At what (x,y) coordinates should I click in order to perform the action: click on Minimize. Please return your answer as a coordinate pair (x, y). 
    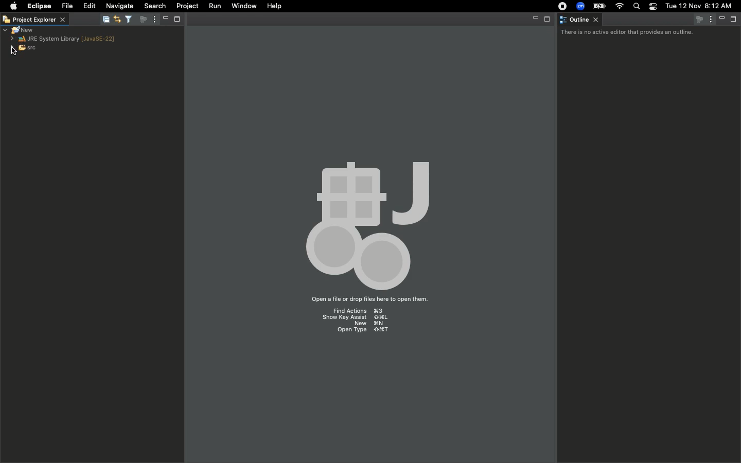
    Looking at the image, I should click on (722, 19).